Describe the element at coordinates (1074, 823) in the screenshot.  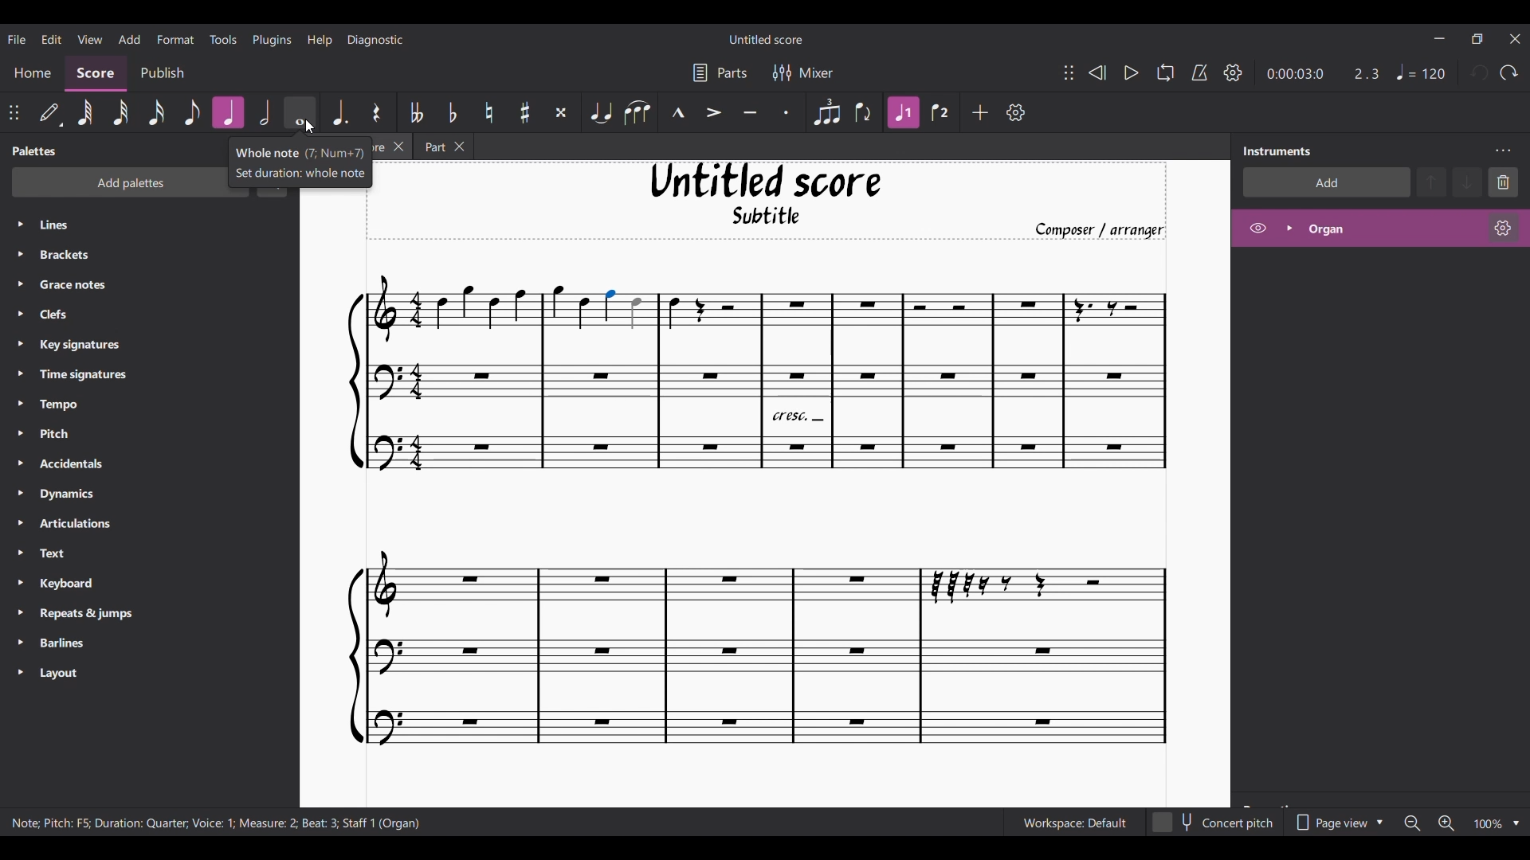
I see `Workspace setting` at that location.